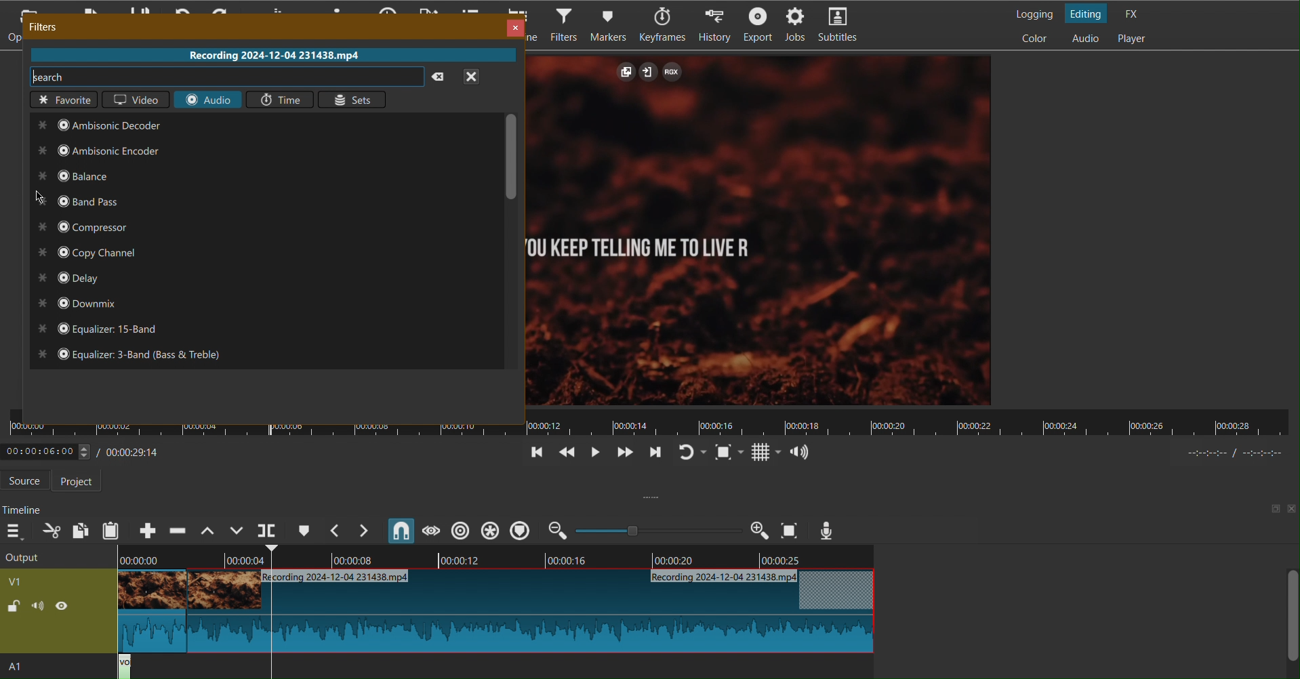  What do you see at coordinates (1232, 454) in the screenshot?
I see `time` at bounding box center [1232, 454].